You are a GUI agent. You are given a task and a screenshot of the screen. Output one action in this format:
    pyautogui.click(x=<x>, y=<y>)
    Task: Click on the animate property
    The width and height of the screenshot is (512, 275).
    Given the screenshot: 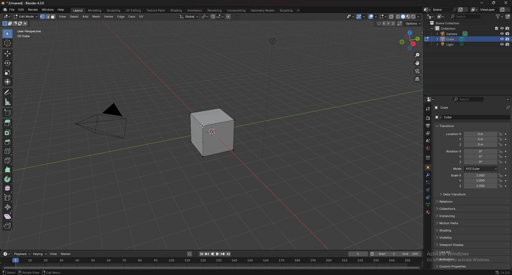 What is the action you would take?
    pyautogui.click(x=506, y=145)
    